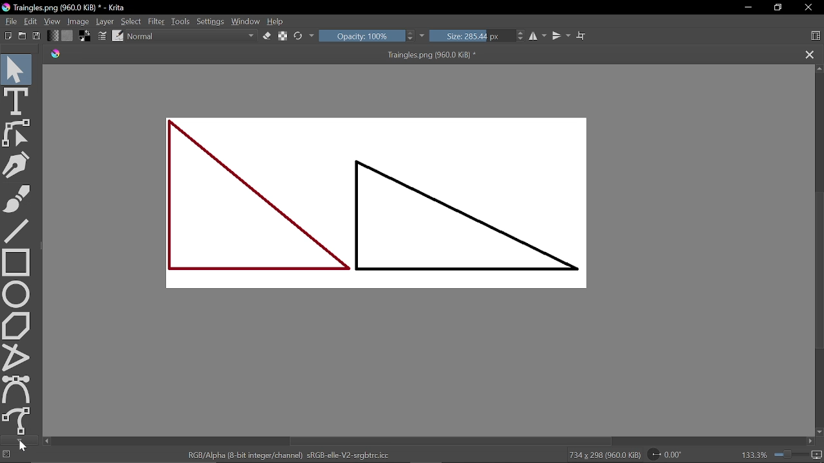 This screenshot has width=824, height=463. What do you see at coordinates (748, 7) in the screenshot?
I see `Minimize` at bounding box center [748, 7].